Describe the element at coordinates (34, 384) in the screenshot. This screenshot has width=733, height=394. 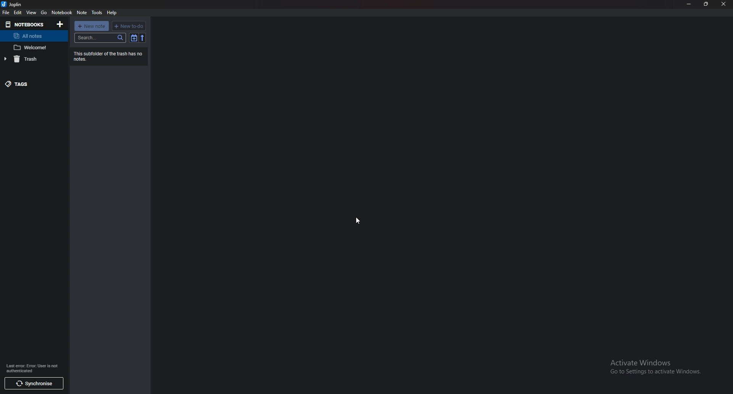
I see `synchronise` at that location.